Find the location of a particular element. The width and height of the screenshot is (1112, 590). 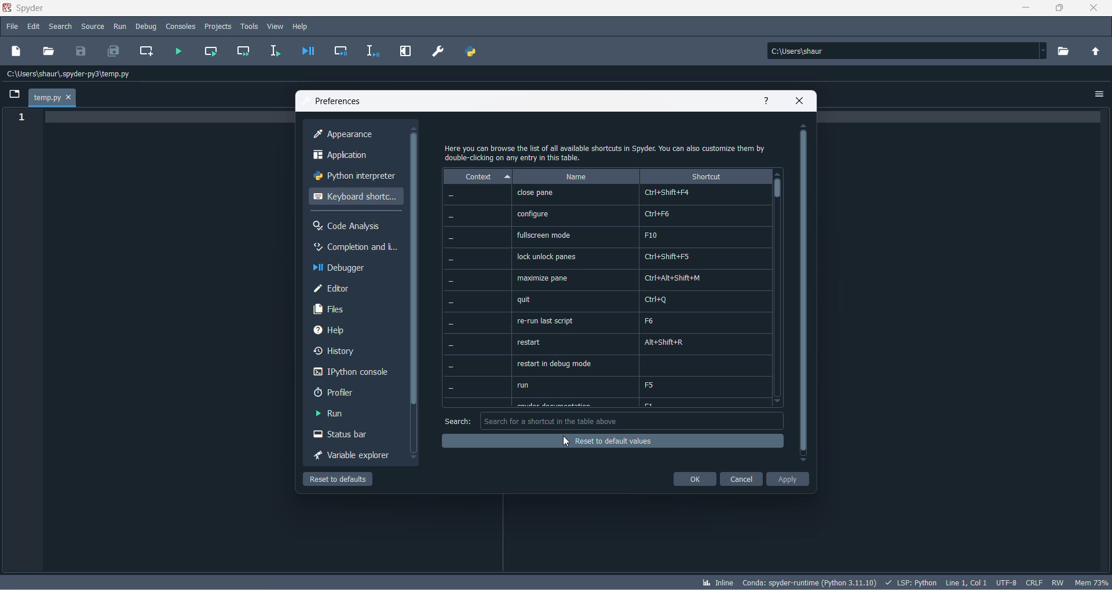

search box is located at coordinates (631, 422).